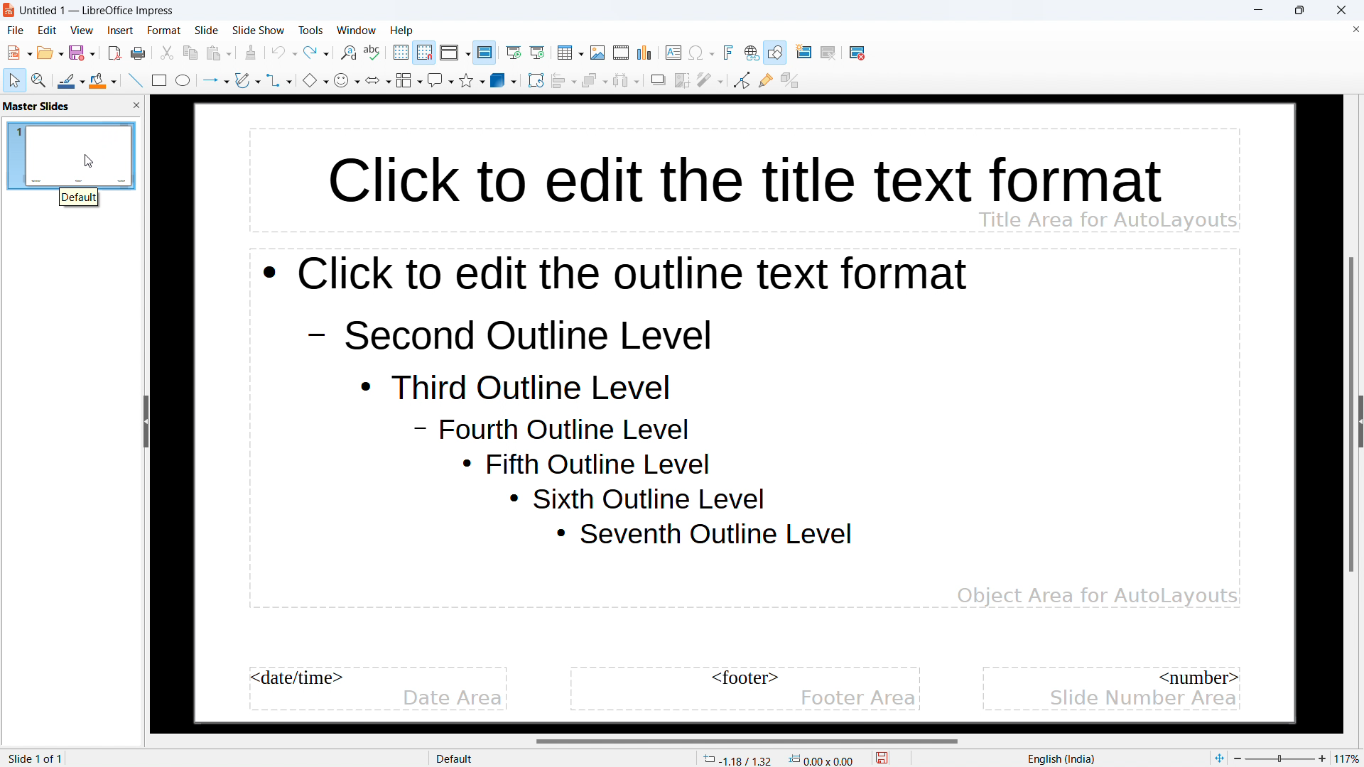 This screenshot has height=767, width=1364. I want to click on Default, so click(456, 758).